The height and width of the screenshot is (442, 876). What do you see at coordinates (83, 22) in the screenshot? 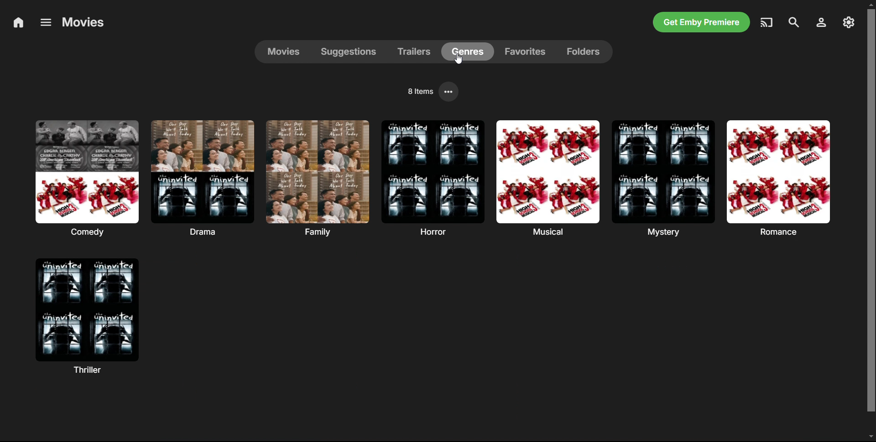
I see `movies ` at bounding box center [83, 22].